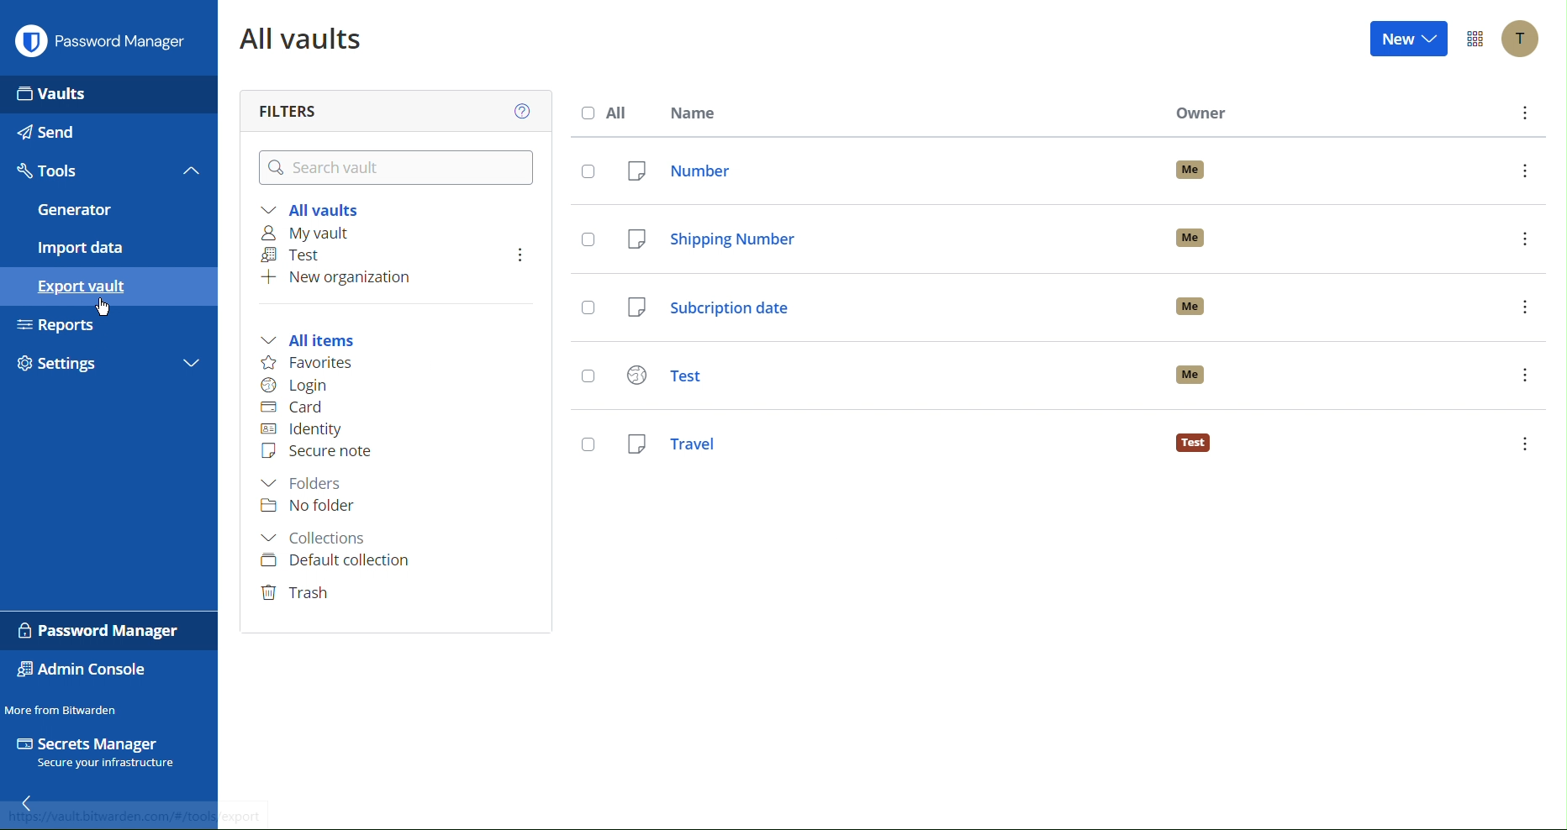  What do you see at coordinates (335, 278) in the screenshot?
I see `New organization` at bounding box center [335, 278].